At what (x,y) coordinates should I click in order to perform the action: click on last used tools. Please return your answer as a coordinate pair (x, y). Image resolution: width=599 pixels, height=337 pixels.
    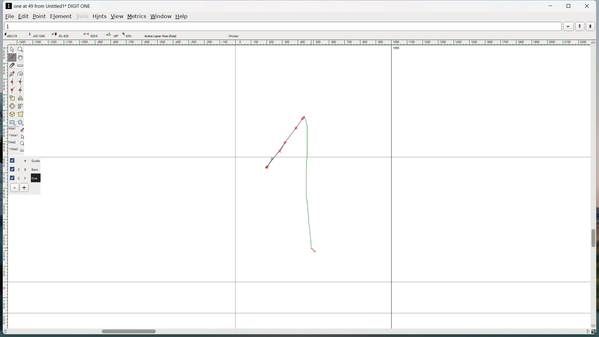
    Looking at the image, I should click on (16, 141).